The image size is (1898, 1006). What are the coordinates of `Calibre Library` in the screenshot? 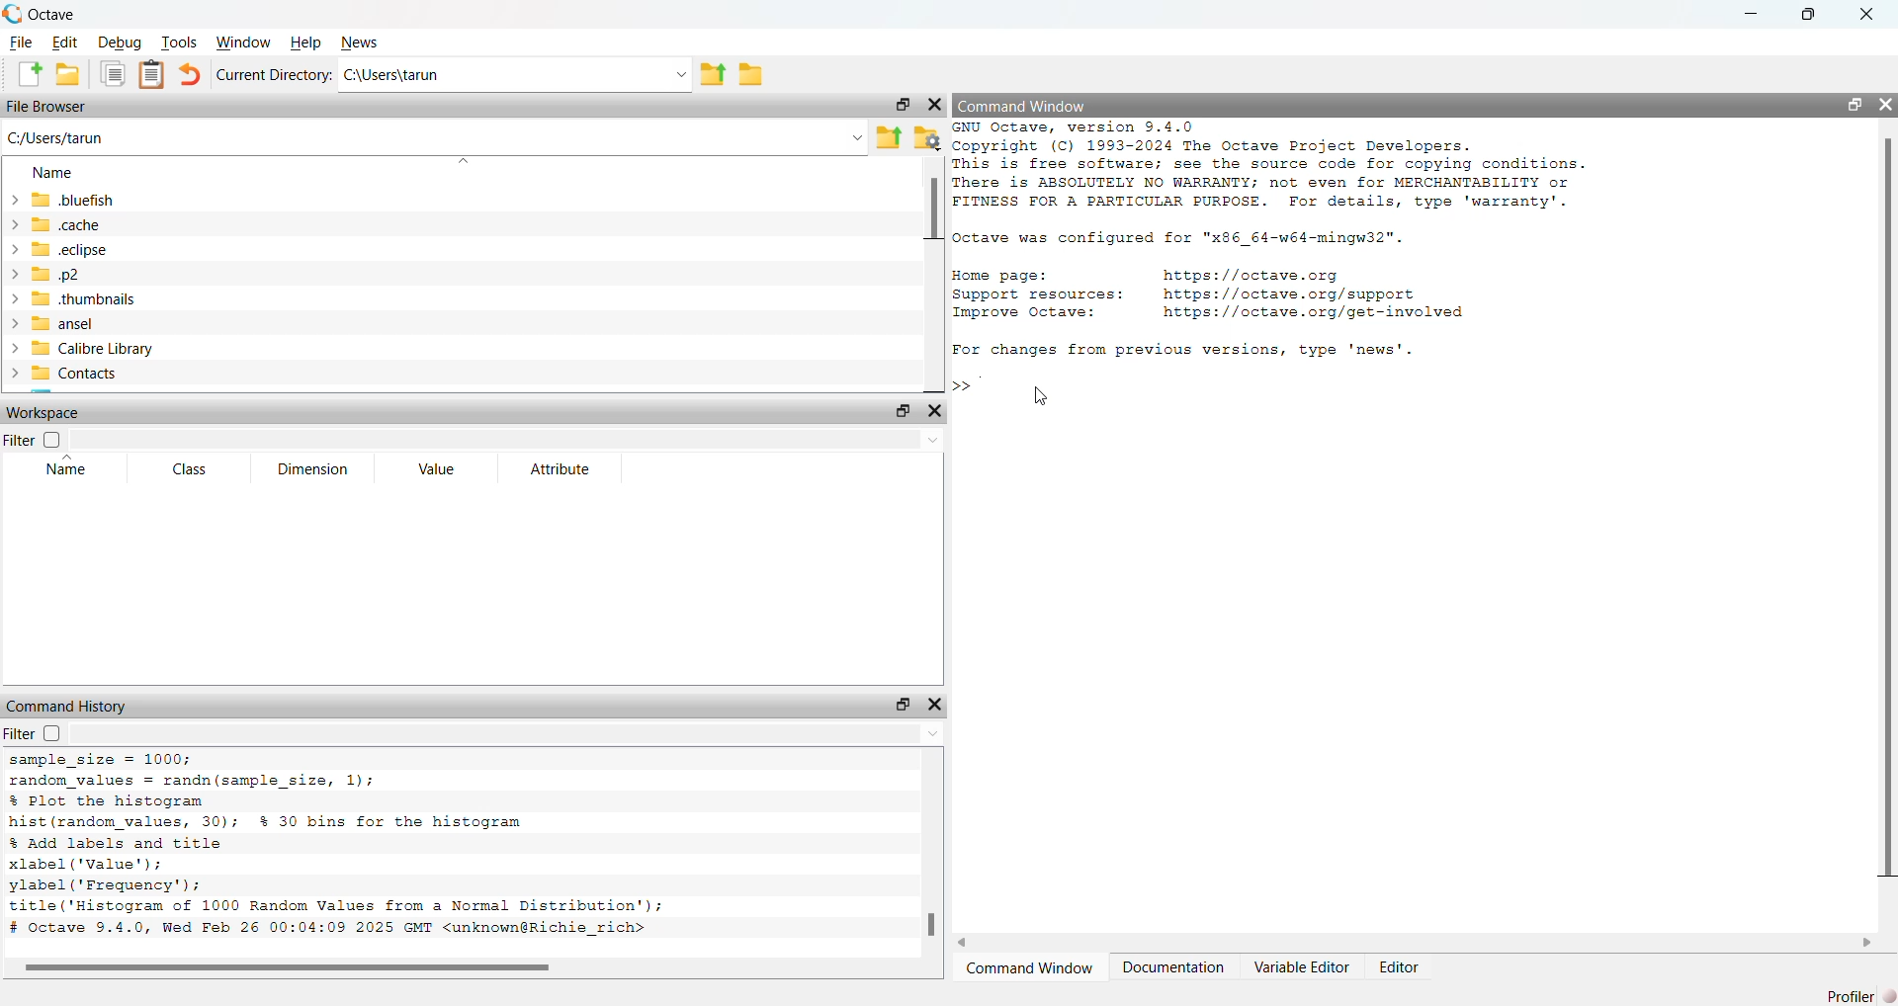 It's located at (79, 348).